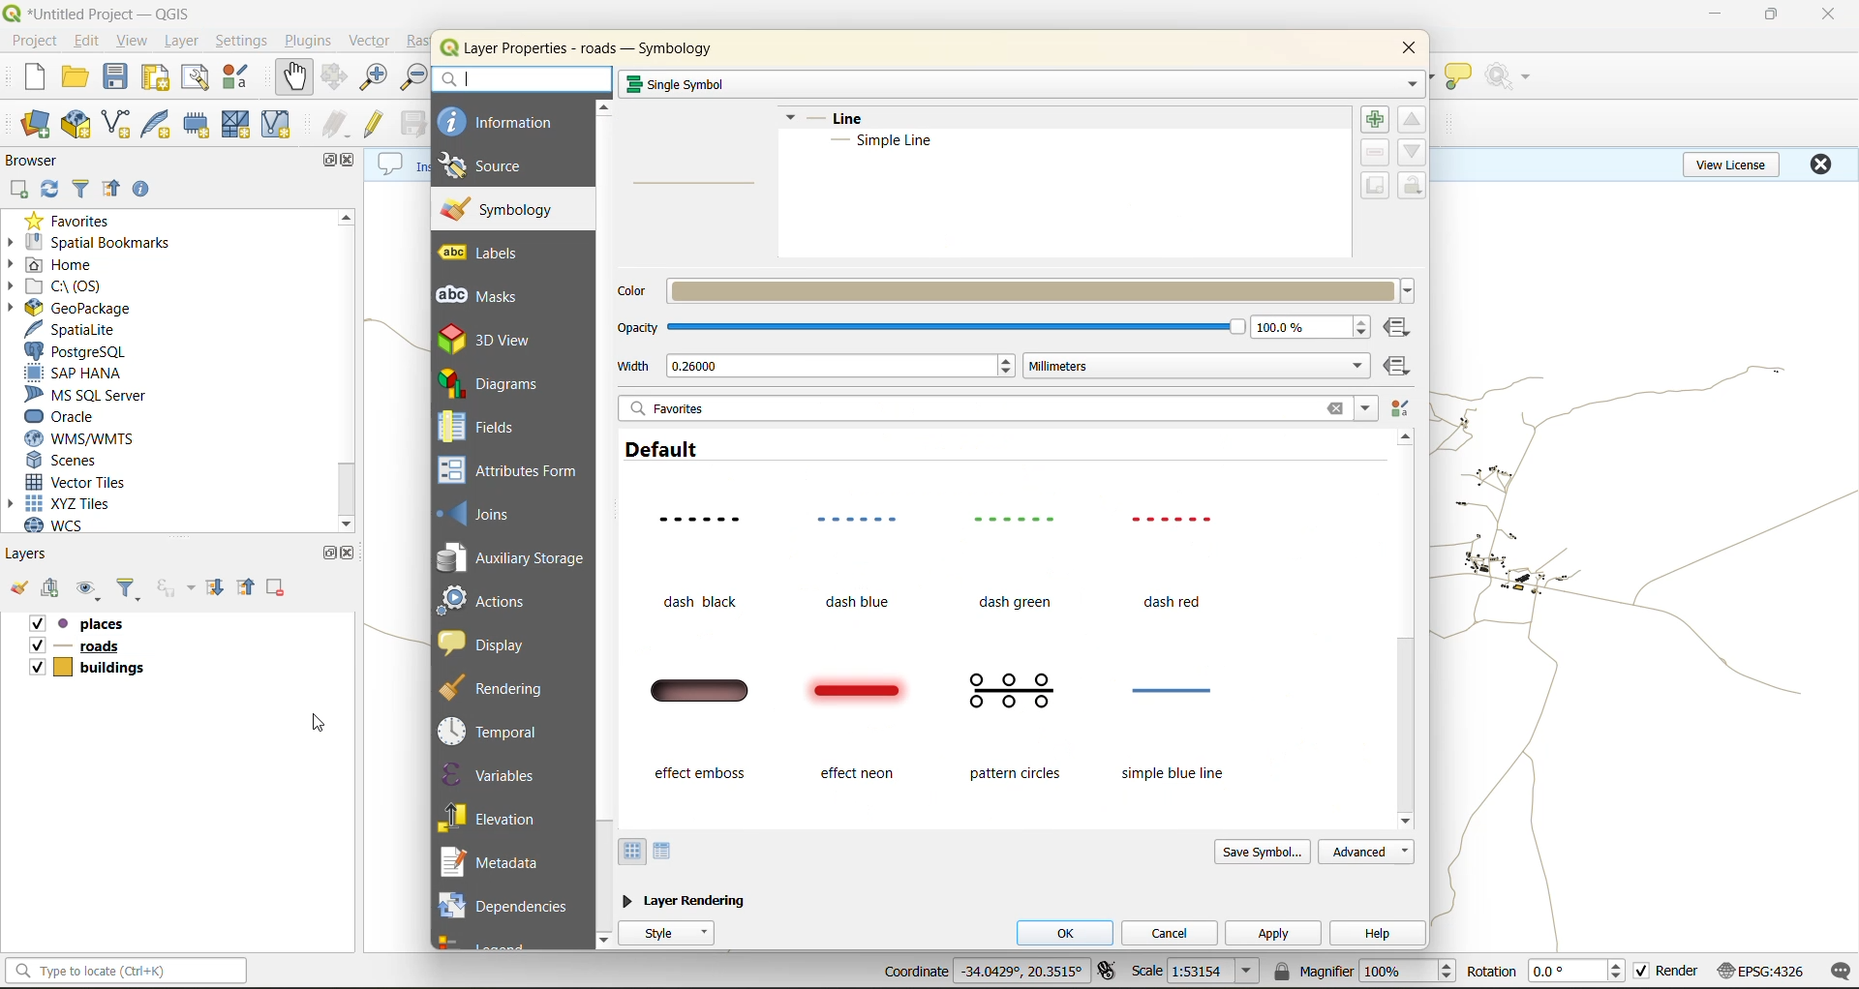 The image size is (1859, 989). I want to click on style manager, so click(1398, 409).